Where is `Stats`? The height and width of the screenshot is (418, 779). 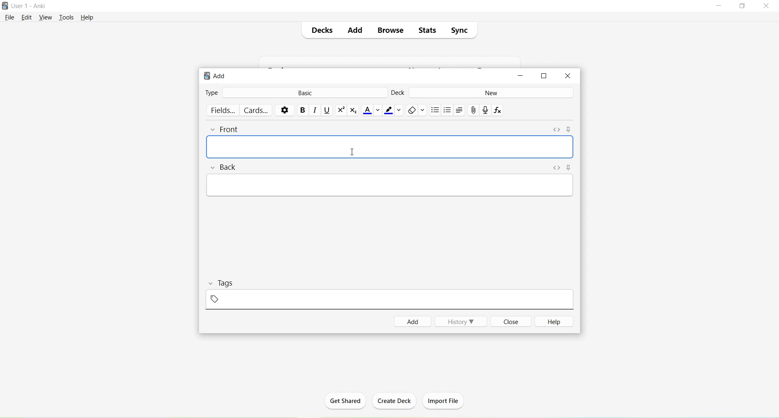 Stats is located at coordinates (426, 30).